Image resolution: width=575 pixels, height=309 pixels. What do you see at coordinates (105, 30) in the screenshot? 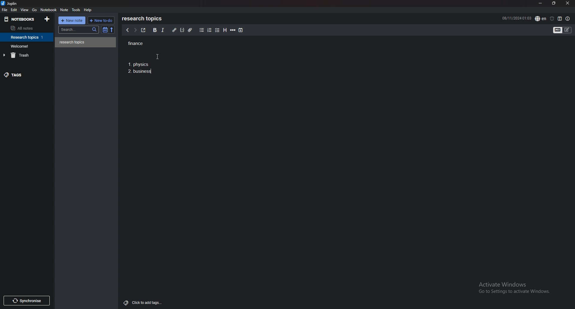
I see `toggle sort order` at bounding box center [105, 30].